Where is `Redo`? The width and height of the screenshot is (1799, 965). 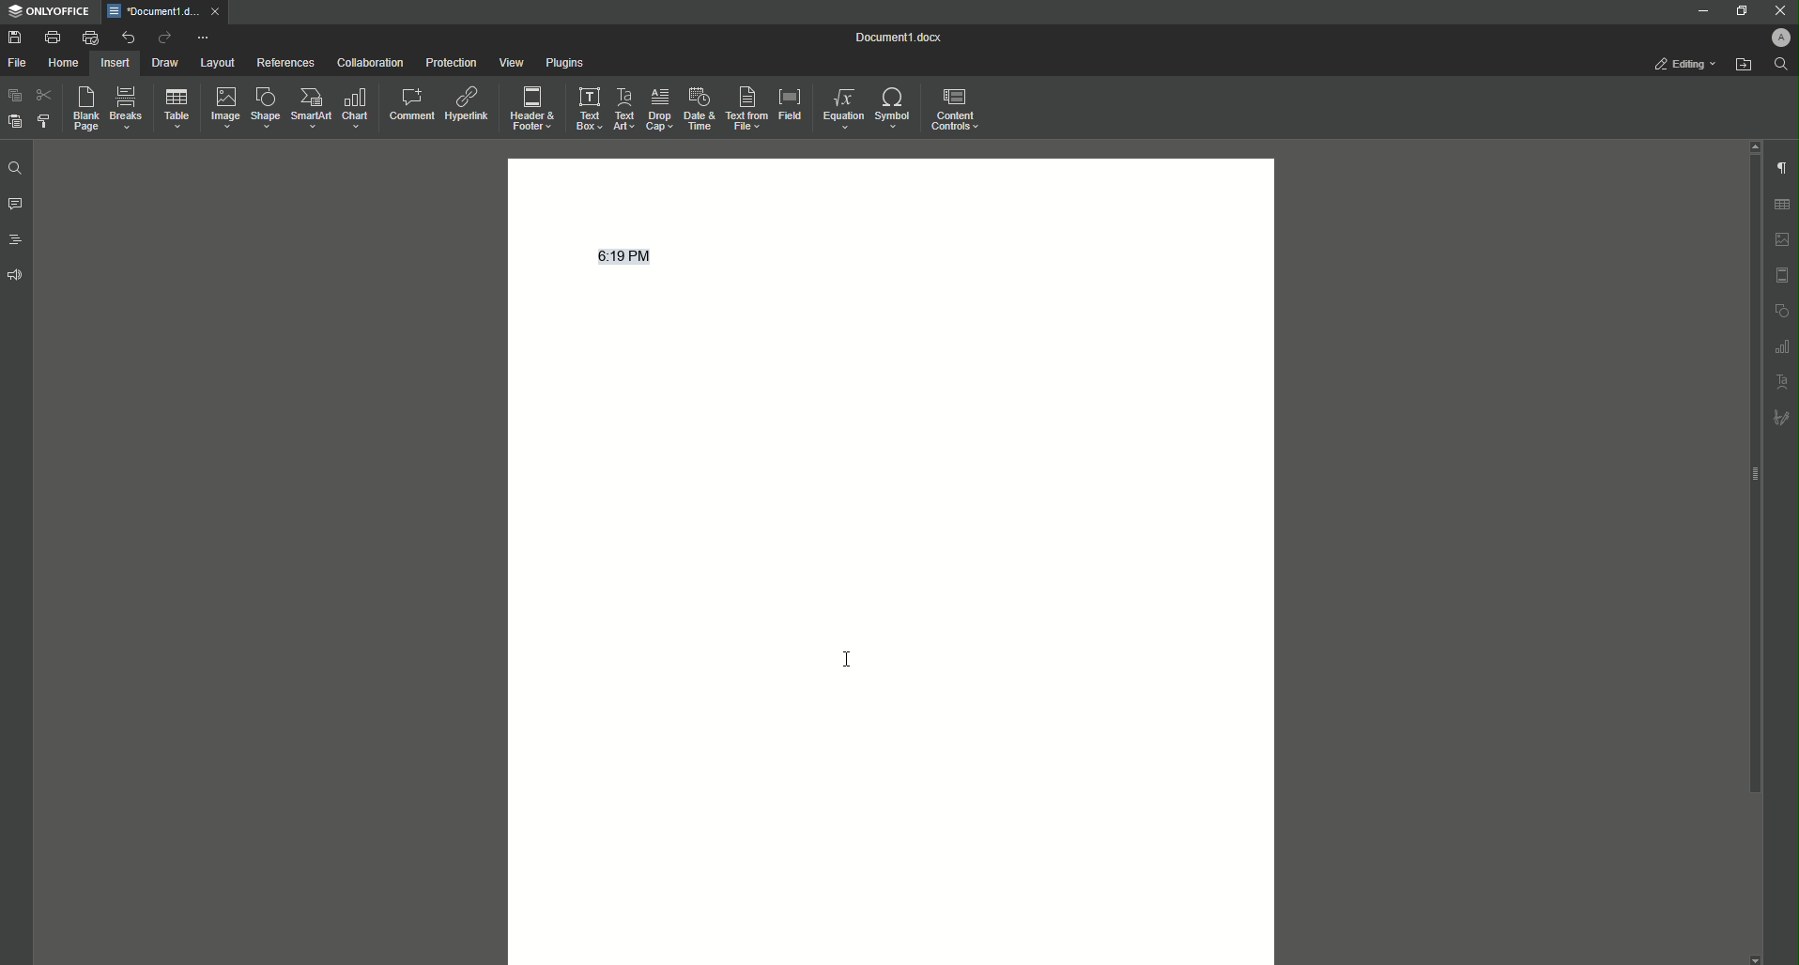
Redo is located at coordinates (161, 38).